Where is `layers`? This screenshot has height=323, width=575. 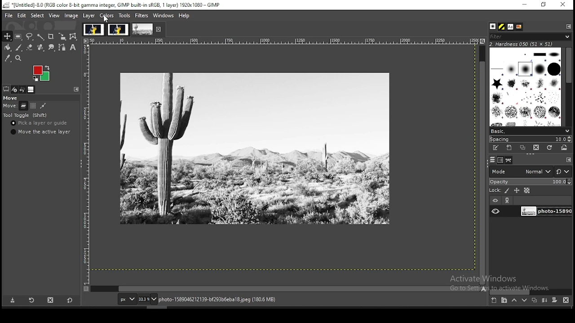 layers is located at coordinates (492, 160).